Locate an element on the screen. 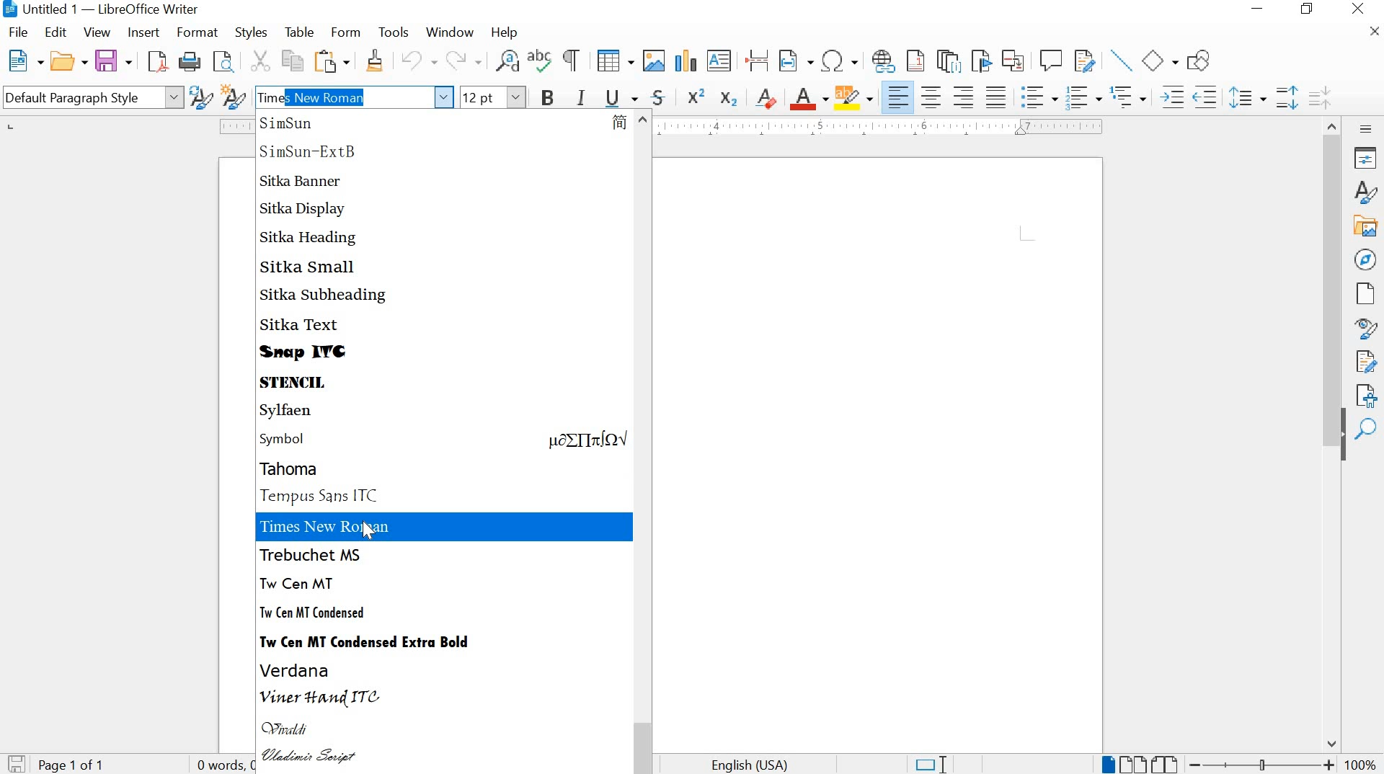 This screenshot has width=1384, height=774. SET LINE SPACING is located at coordinates (1246, 97).